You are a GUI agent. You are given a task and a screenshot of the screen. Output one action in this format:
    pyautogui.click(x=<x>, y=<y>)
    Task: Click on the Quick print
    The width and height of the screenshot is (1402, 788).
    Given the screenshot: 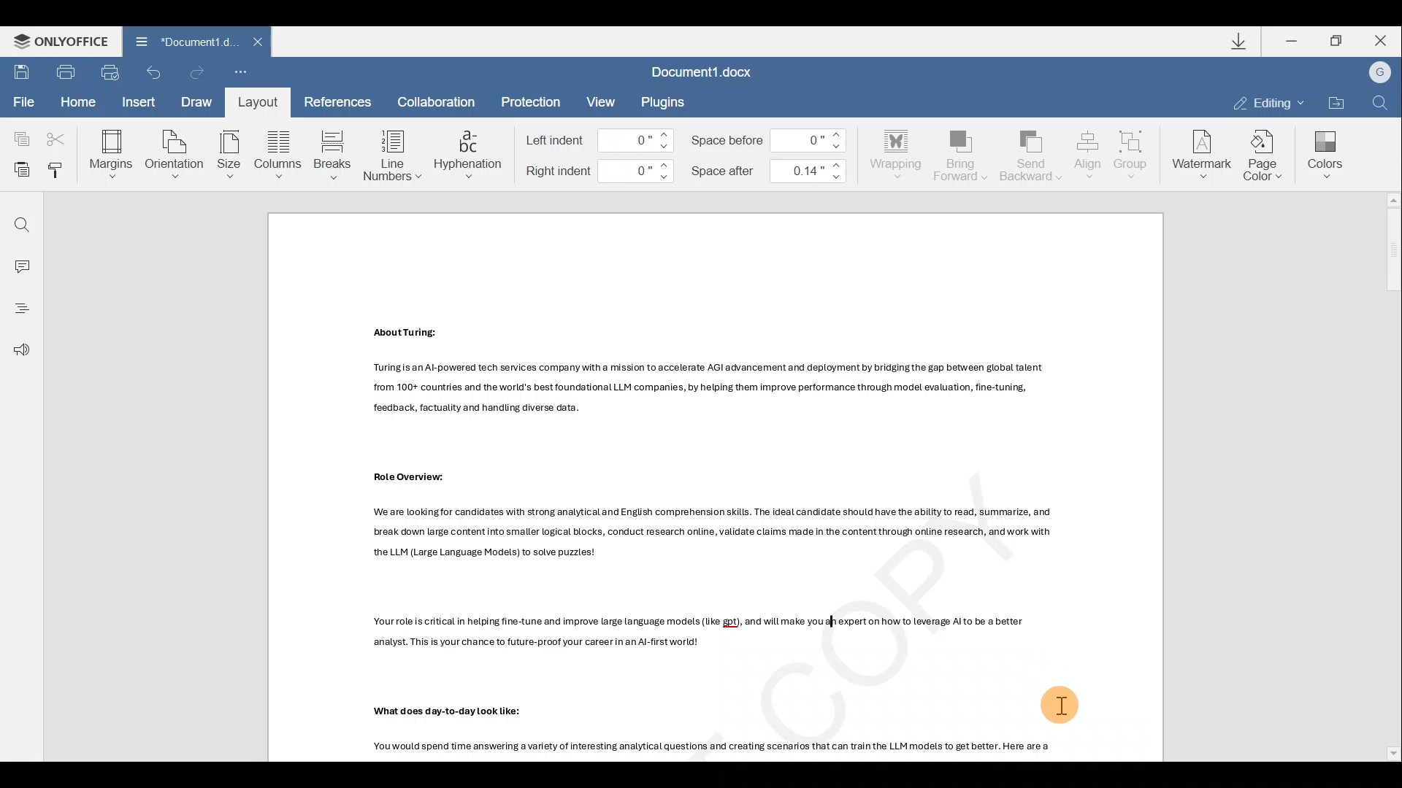 What is the action you would take?
    pyautogui.click(x=111, y=72)
    